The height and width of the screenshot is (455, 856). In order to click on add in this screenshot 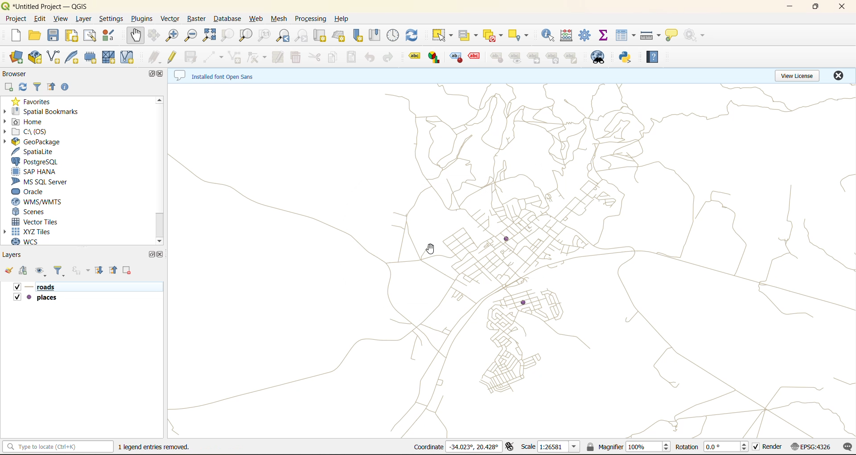, I will do `click(25, 272)`.